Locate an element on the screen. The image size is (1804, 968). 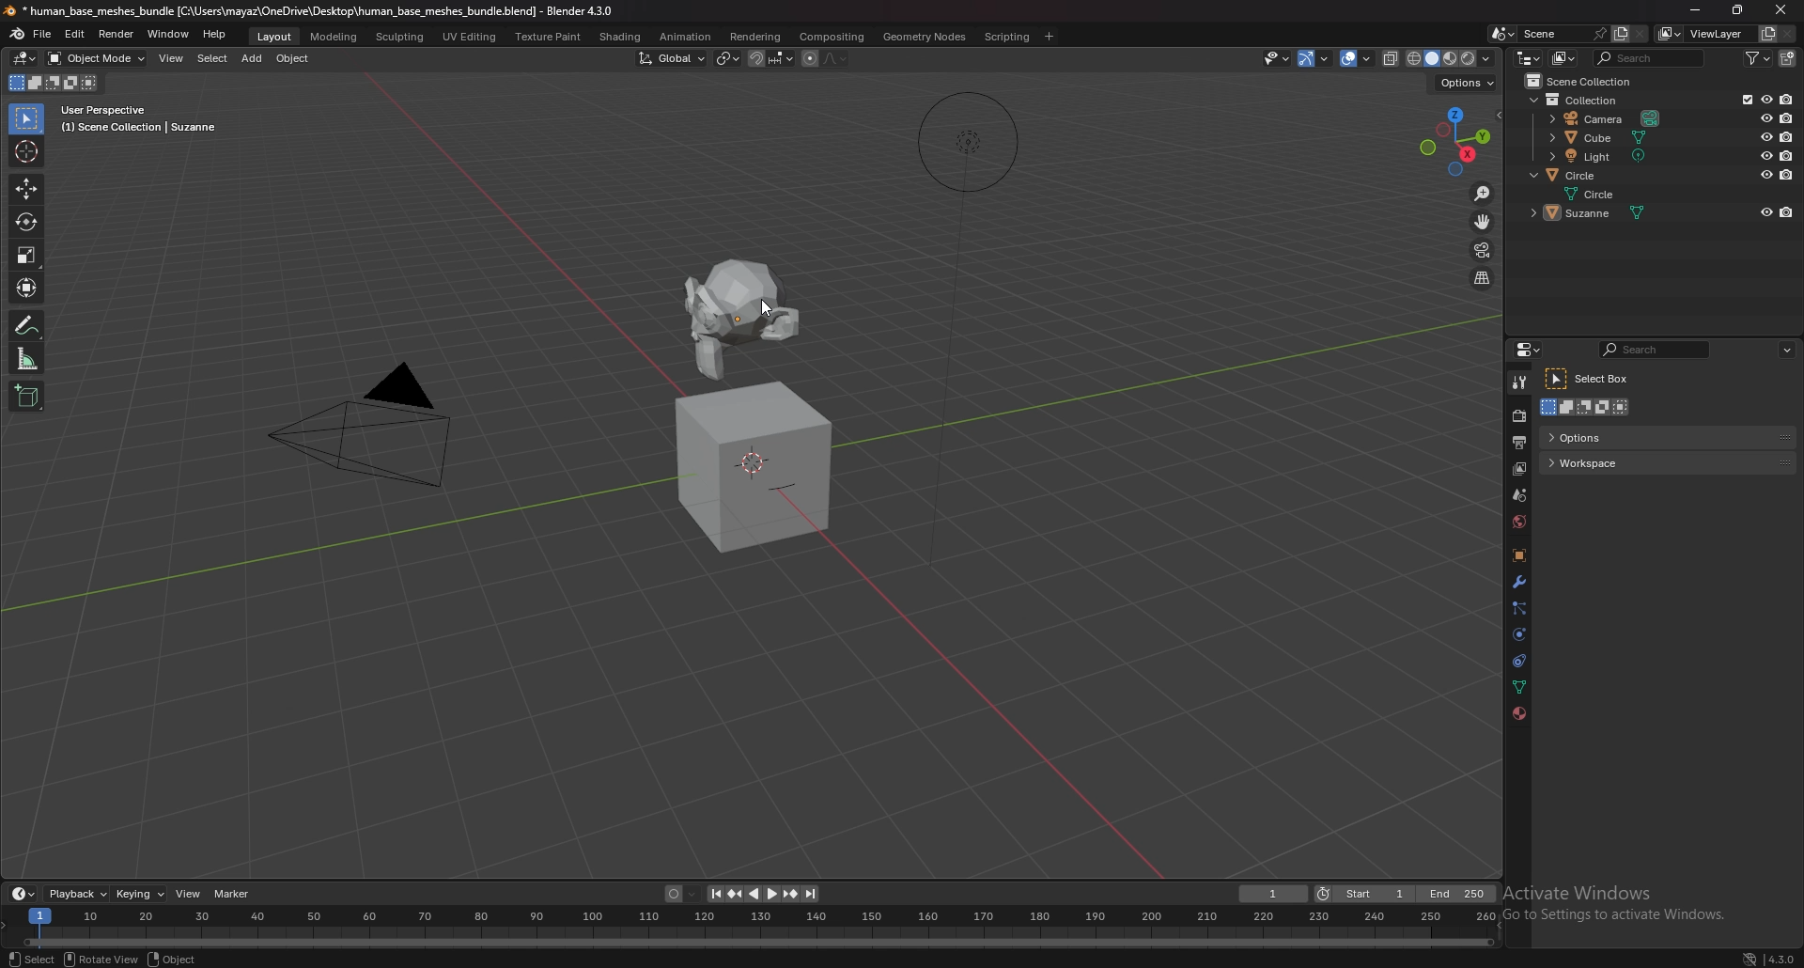
object is located at coordinates (295, 57).